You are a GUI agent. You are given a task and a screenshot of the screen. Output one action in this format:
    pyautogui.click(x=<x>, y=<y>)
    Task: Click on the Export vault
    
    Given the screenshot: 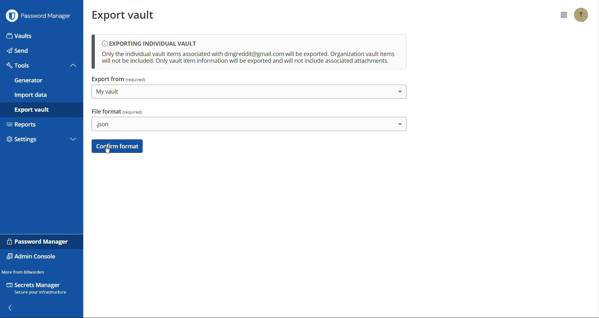 What is the action you would take?
    pyautogui.click(x=37, y=111)
    